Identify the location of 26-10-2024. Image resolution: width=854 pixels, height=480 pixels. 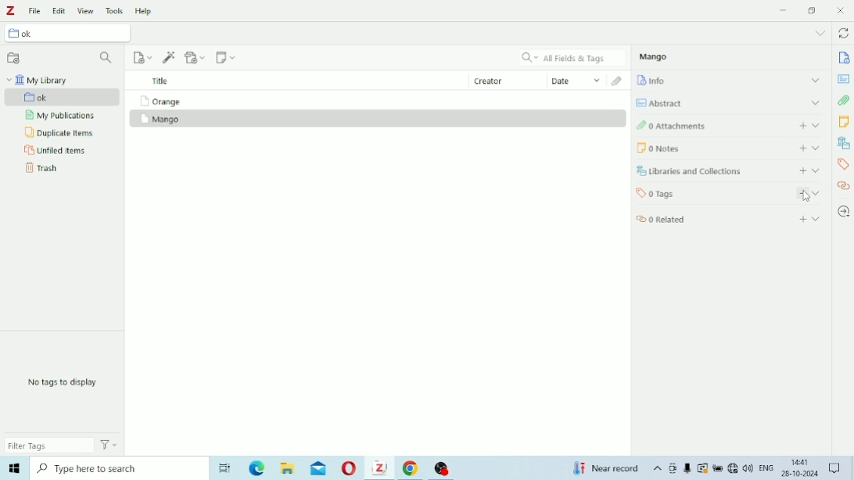
(802, 475).